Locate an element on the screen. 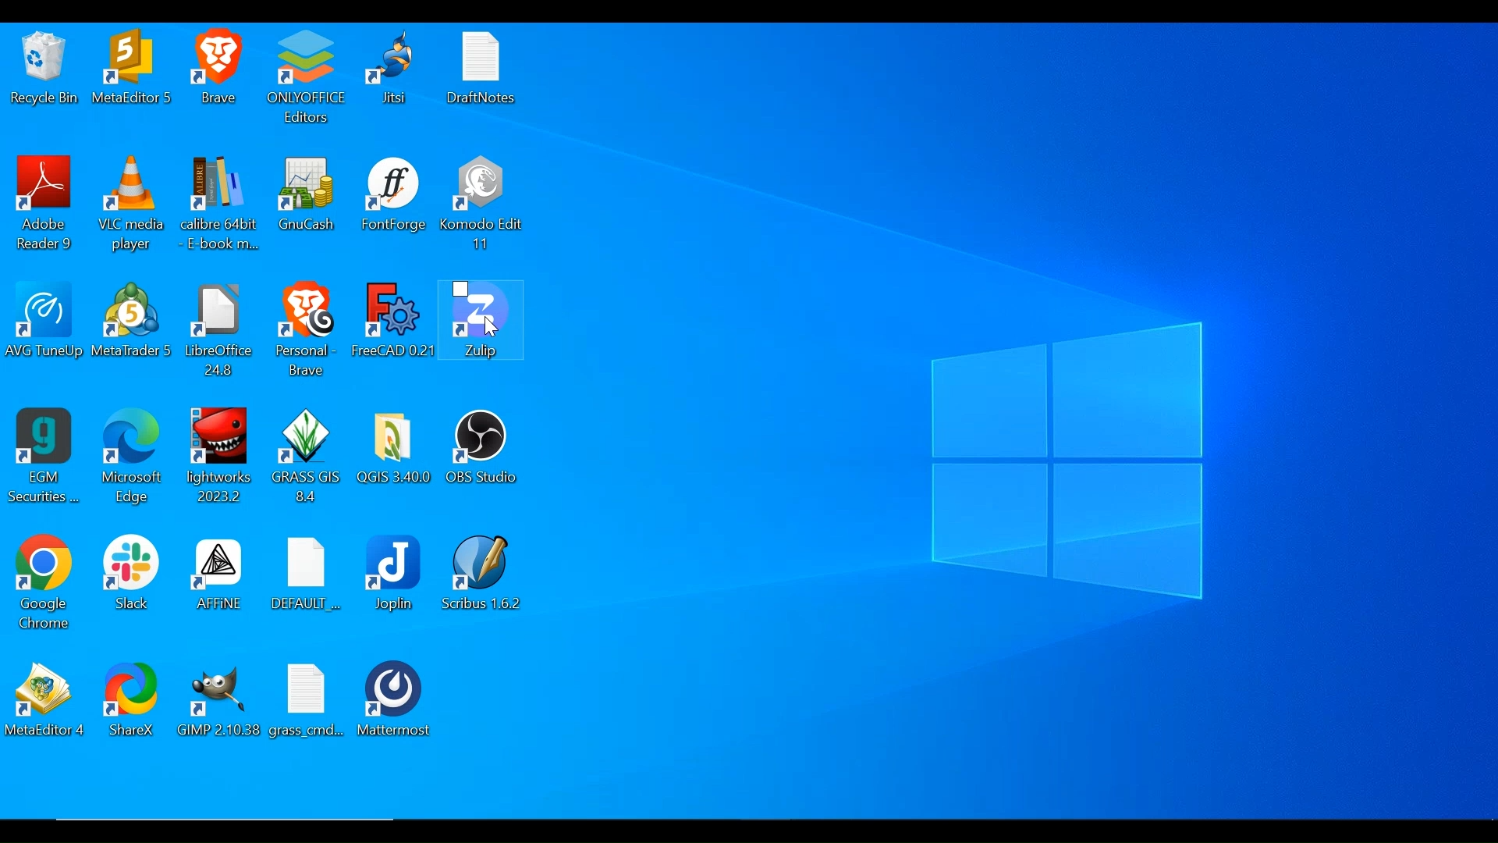  LibreOffice Desktop Icon is located at coordinates (221, 329).